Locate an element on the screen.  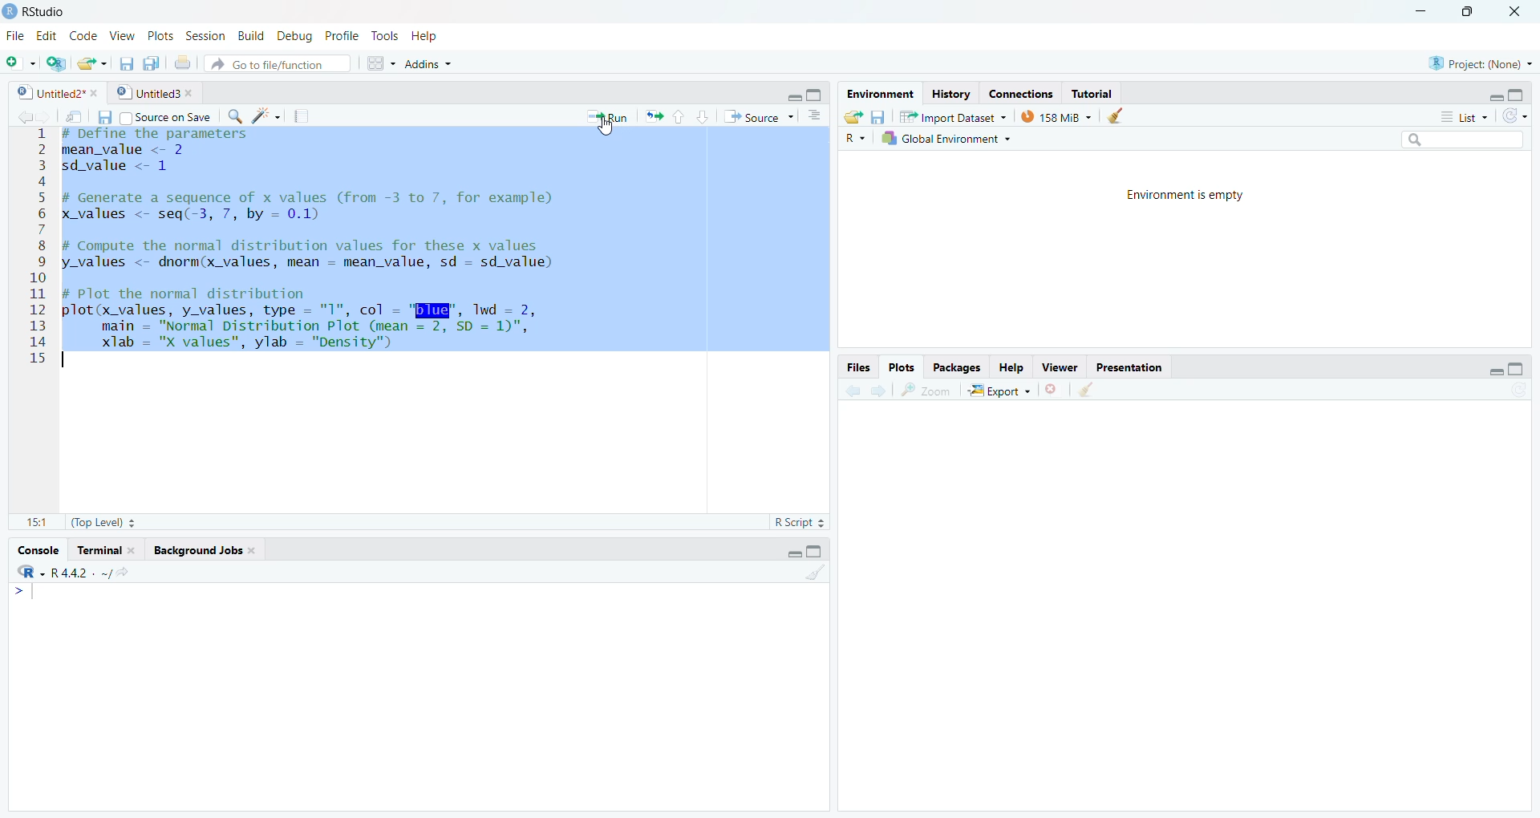
Viewer is located at coordinates (1060, 367).